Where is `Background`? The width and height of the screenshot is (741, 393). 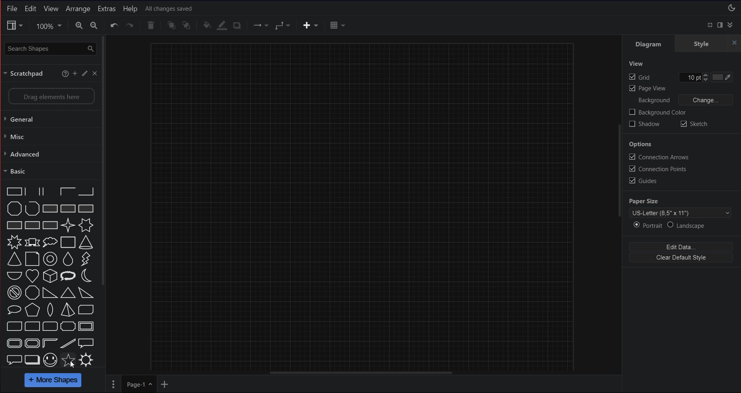
Background is located at coordinates (651, 101).